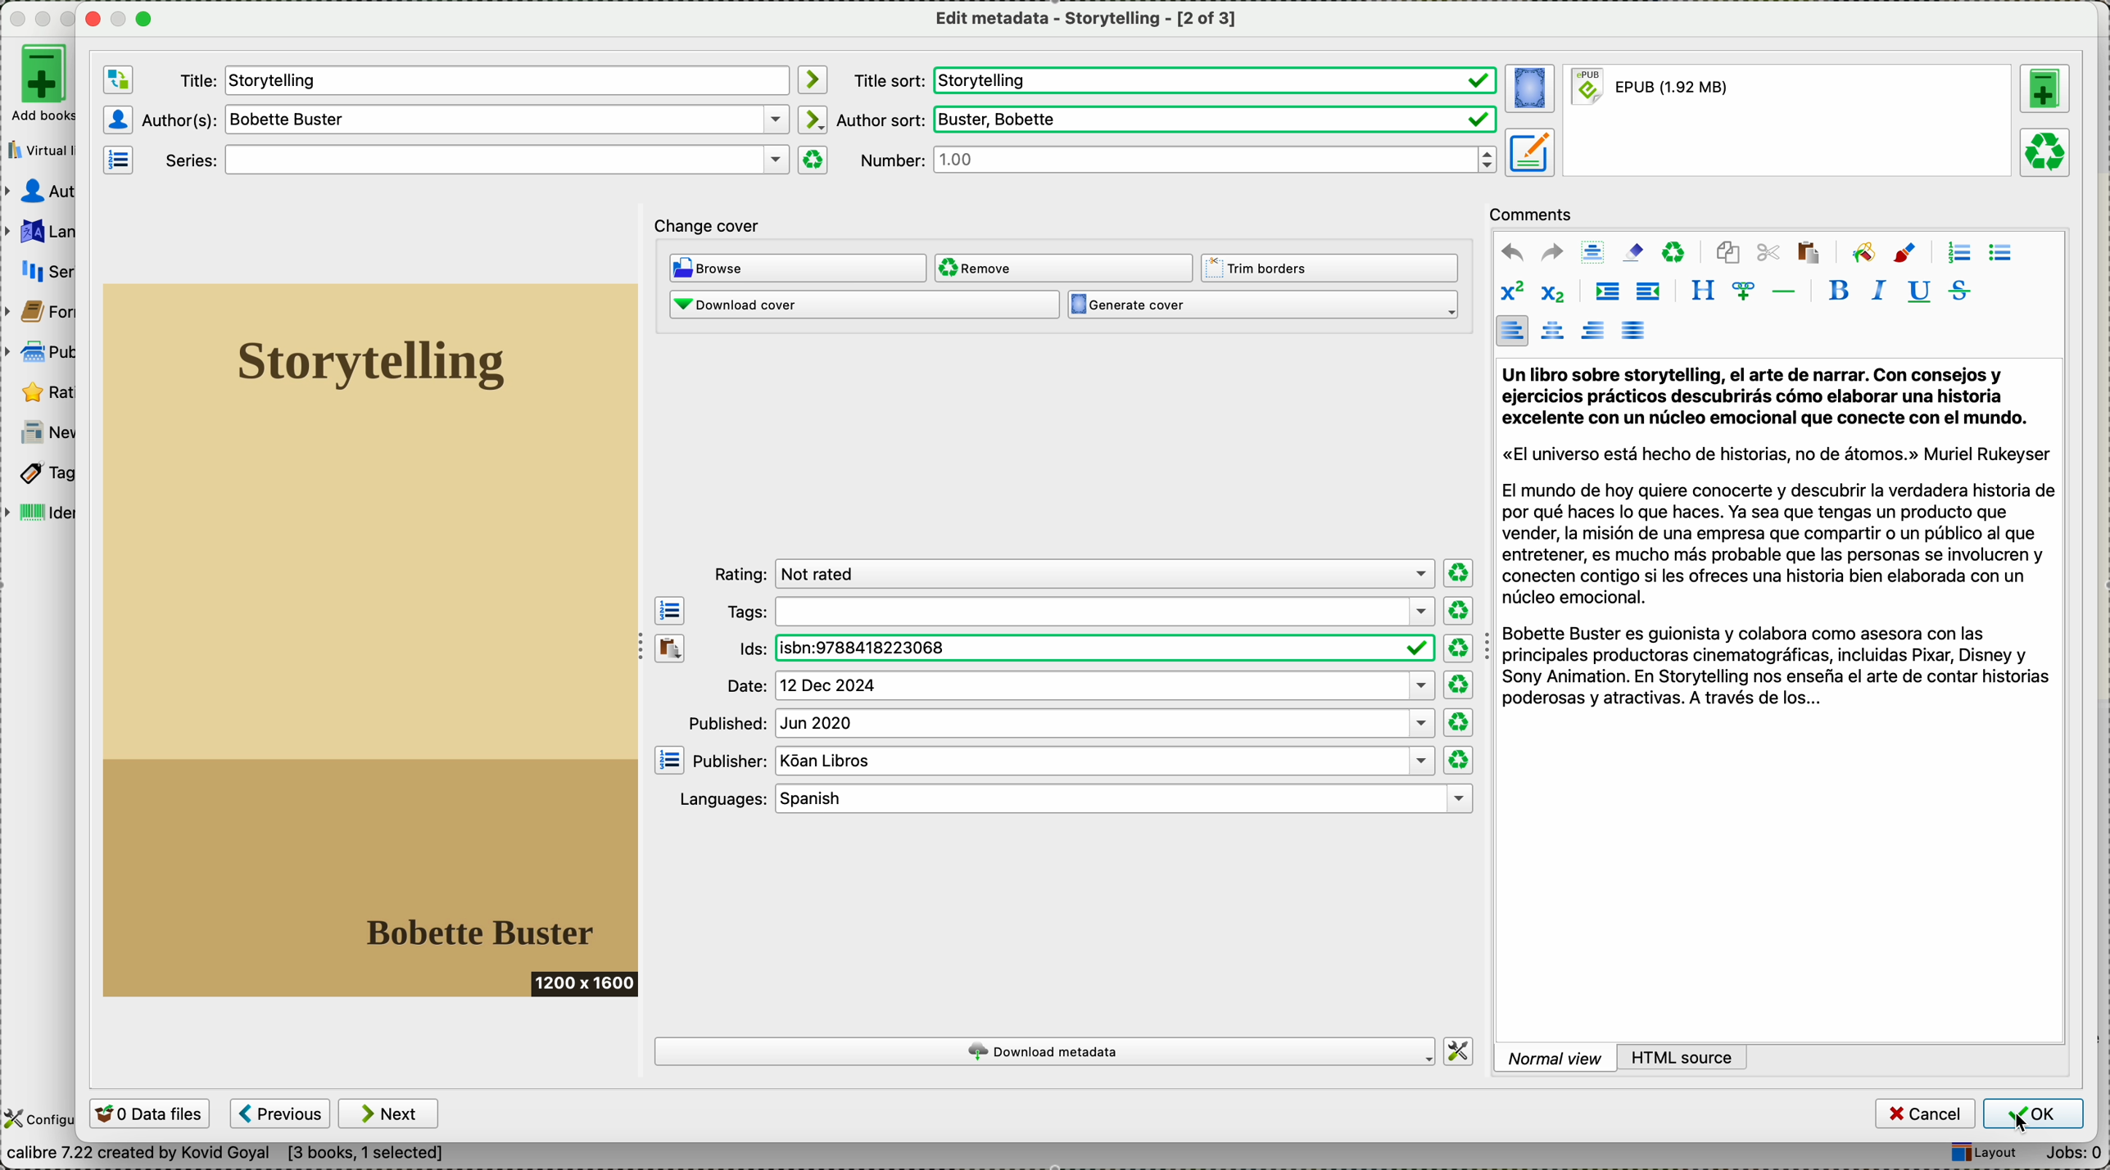 The width and height of the screenshot is (2110, 1170). Describe the element at coordinates (1689, 1055) in the screenshot. I see `HTML source` at that location.